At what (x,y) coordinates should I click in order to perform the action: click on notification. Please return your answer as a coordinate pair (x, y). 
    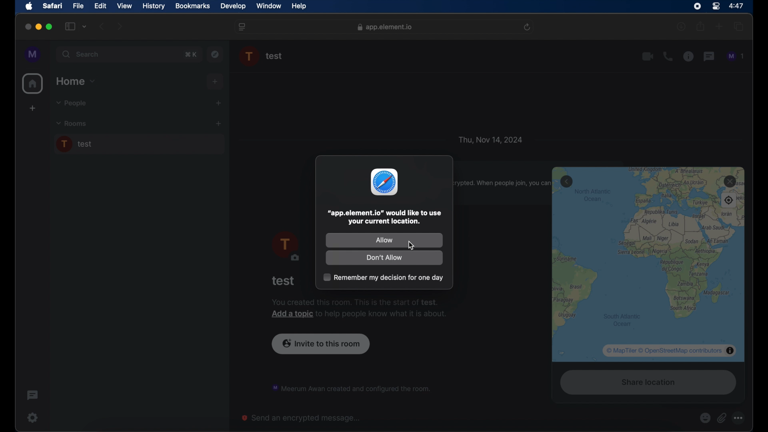
    Looking at the image, I should click on (350, 387).